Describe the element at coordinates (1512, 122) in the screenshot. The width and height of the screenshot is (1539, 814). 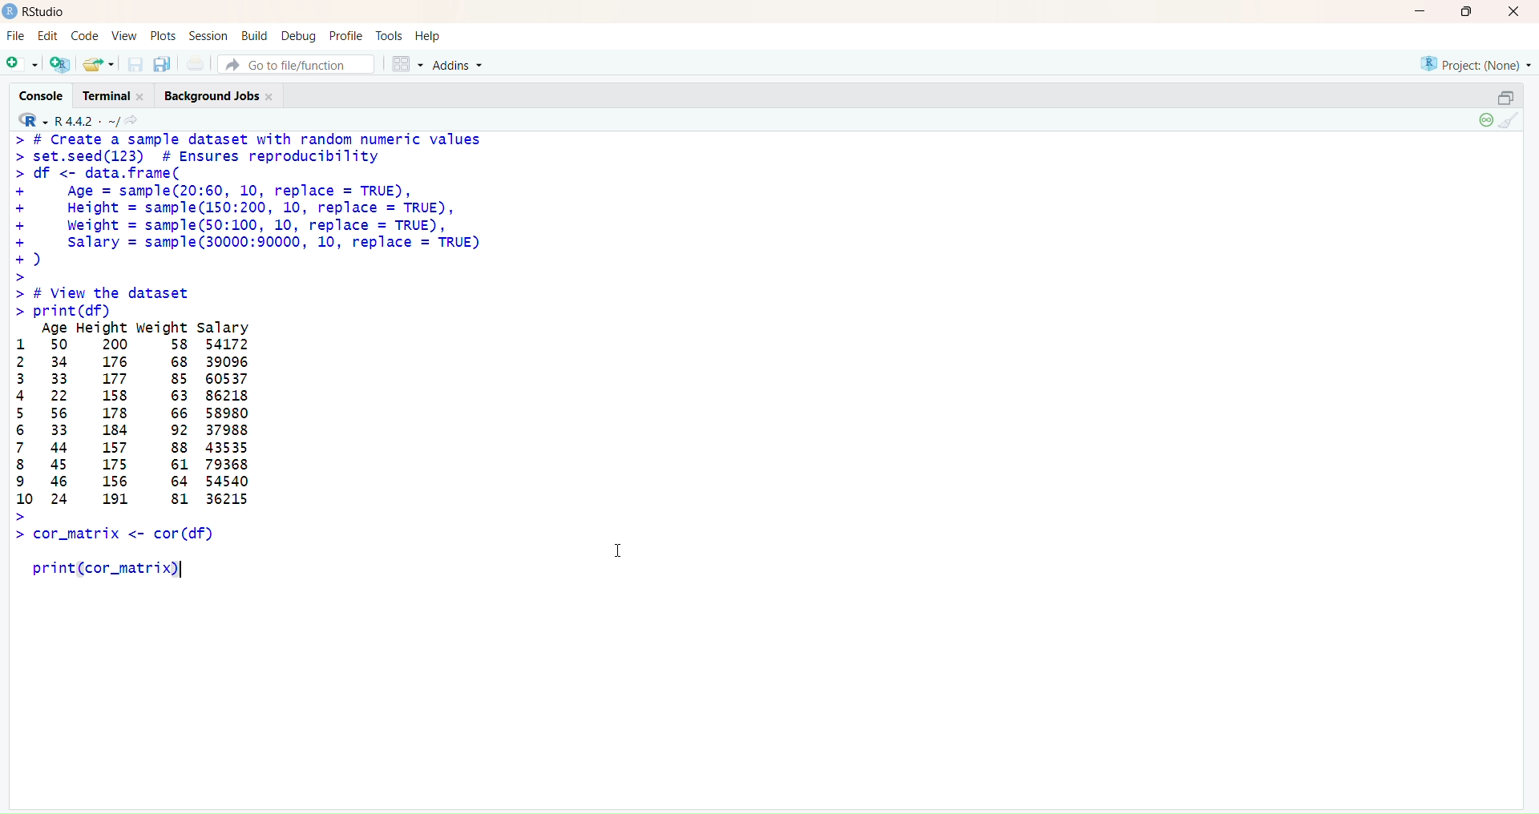
I see `Clear Console (Ctrl + L)` at that location.